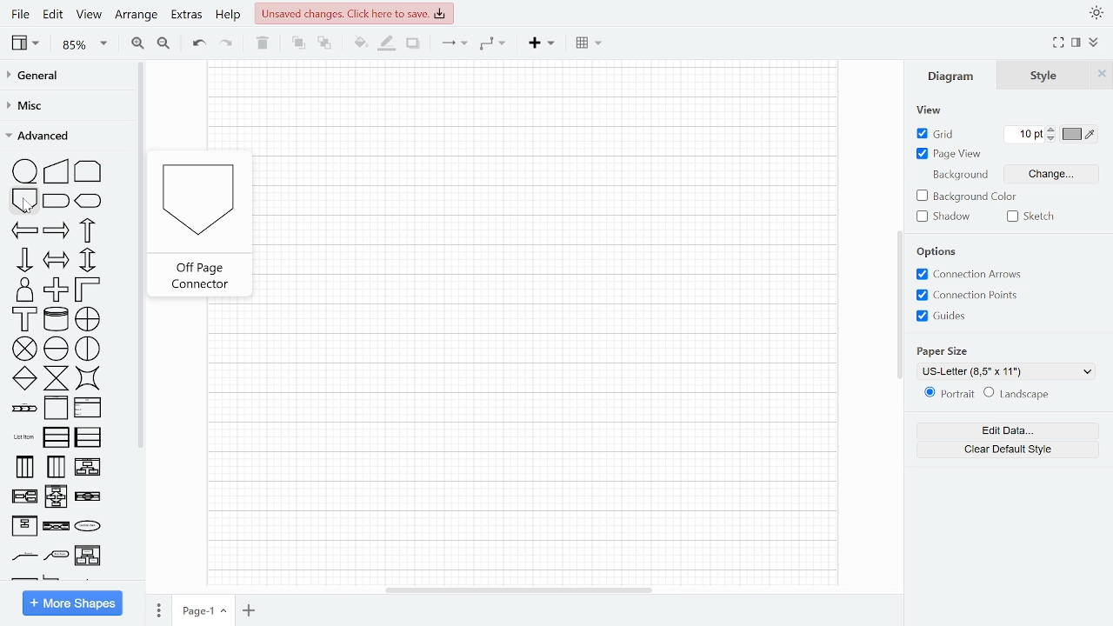 This screenshot has height=626, width=1113. What do you see at coordinates (935, 136) in the screenshot?
I see `Grid` at bounding box center [935, 136].